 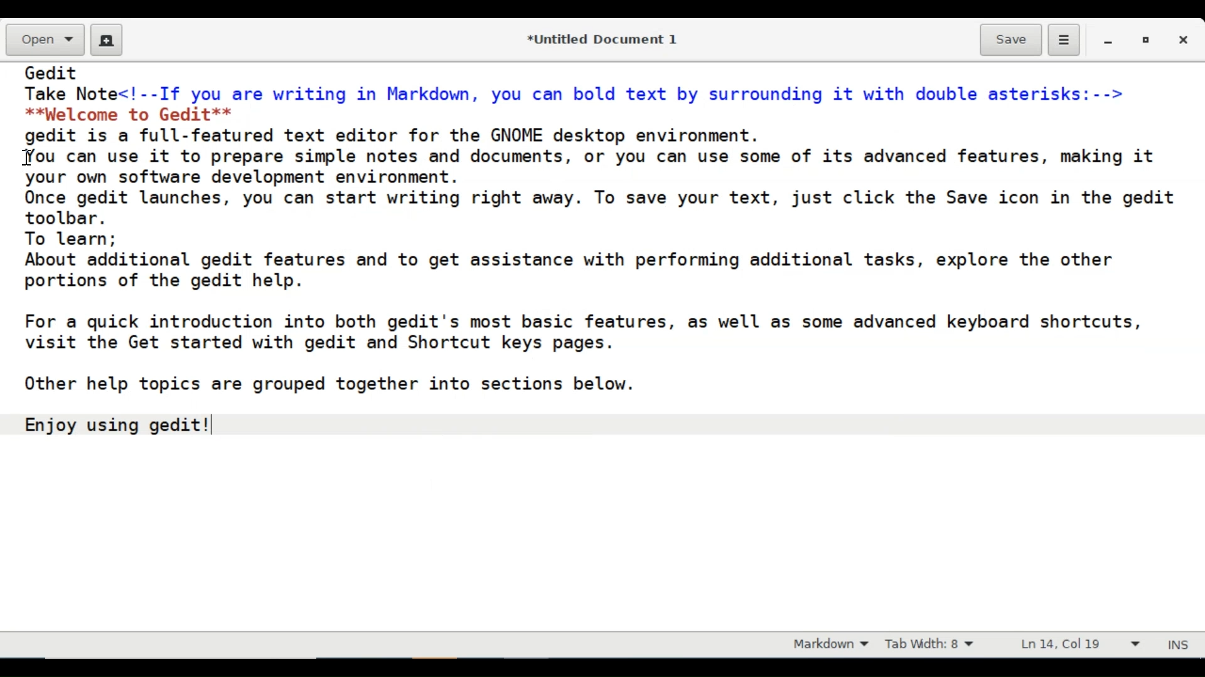 What do you see at coordinates (938, 645) in the screenshot?
I see `Tab Width` at bounding box center [938, 645].